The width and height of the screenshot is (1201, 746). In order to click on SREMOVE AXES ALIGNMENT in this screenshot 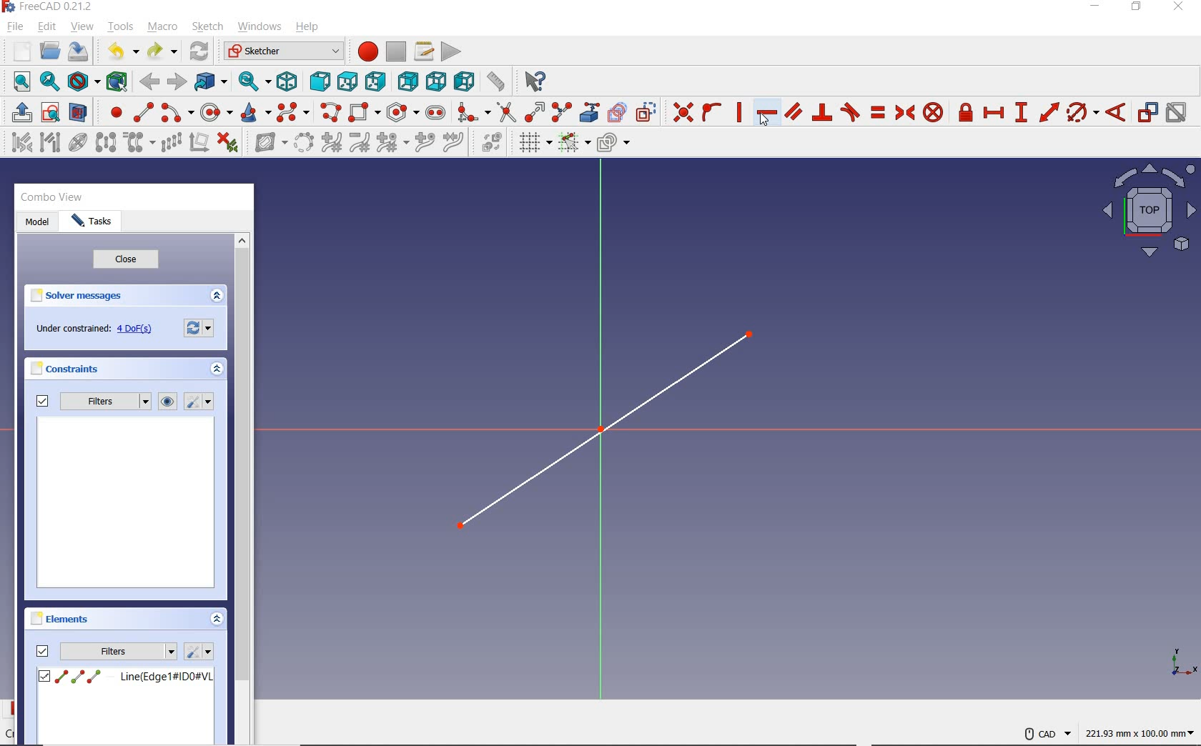, I will do `click(199, 144)`.